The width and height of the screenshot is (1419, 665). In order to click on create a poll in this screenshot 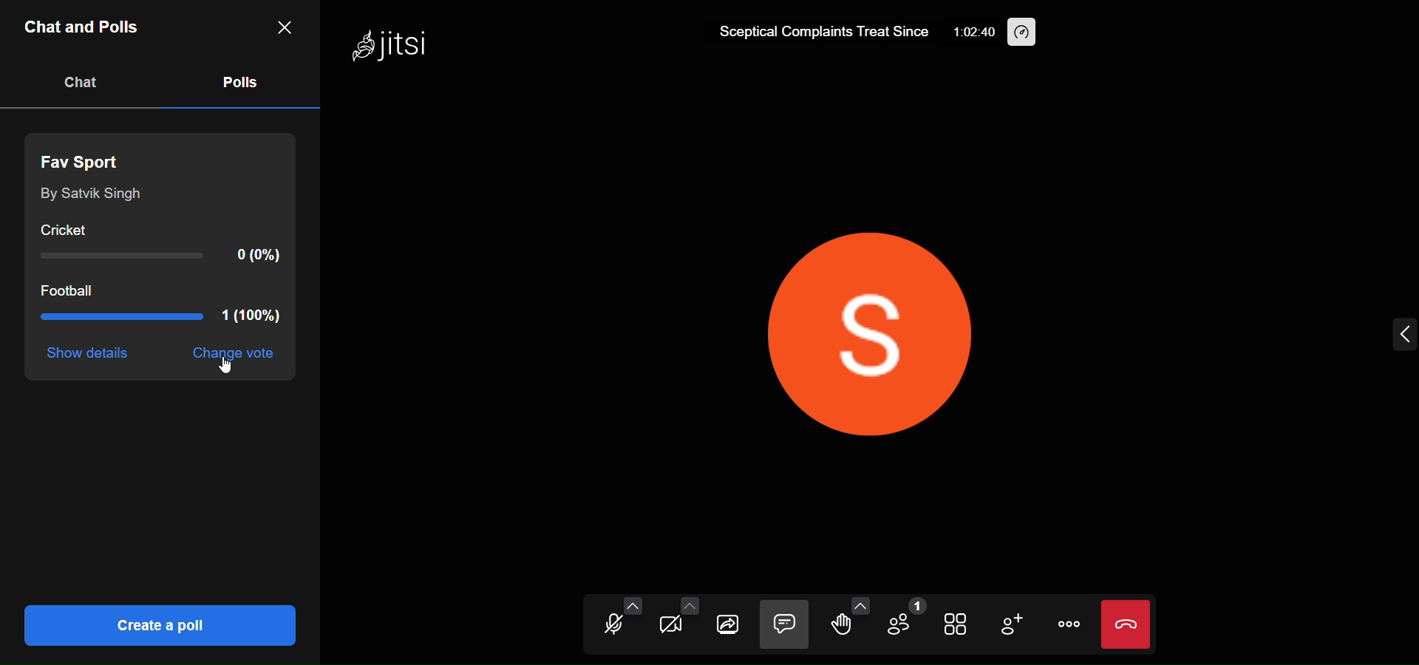, I will do `click(157, 624)`.